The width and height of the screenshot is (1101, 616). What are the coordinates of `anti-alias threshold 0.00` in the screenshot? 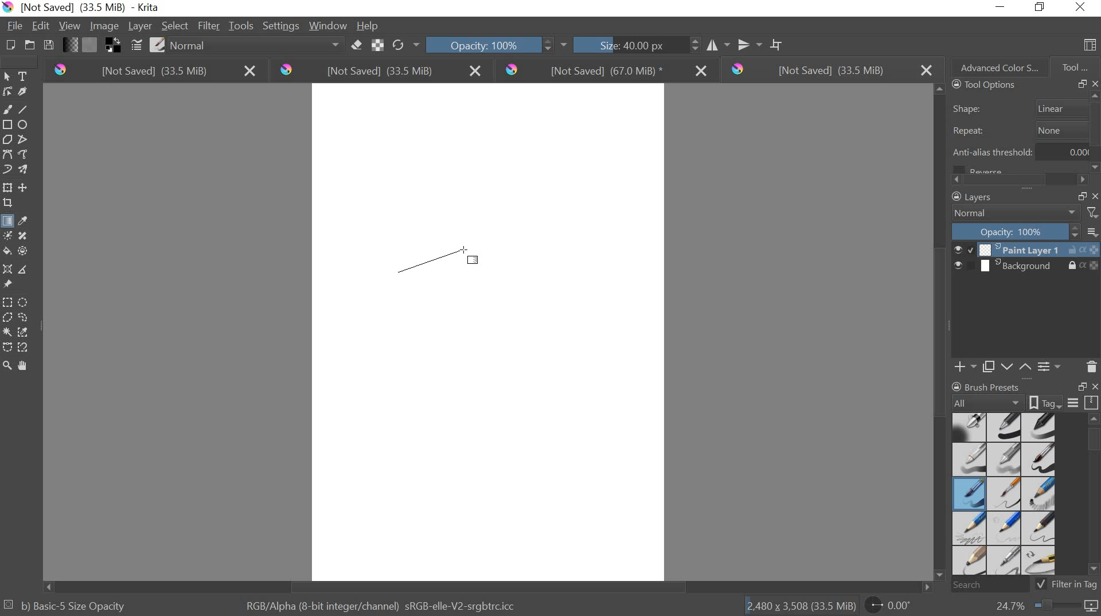 It's located at (1021, 155).